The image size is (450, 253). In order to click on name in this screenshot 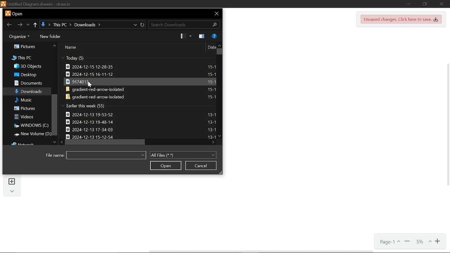, I will do `click(71, 47)`.